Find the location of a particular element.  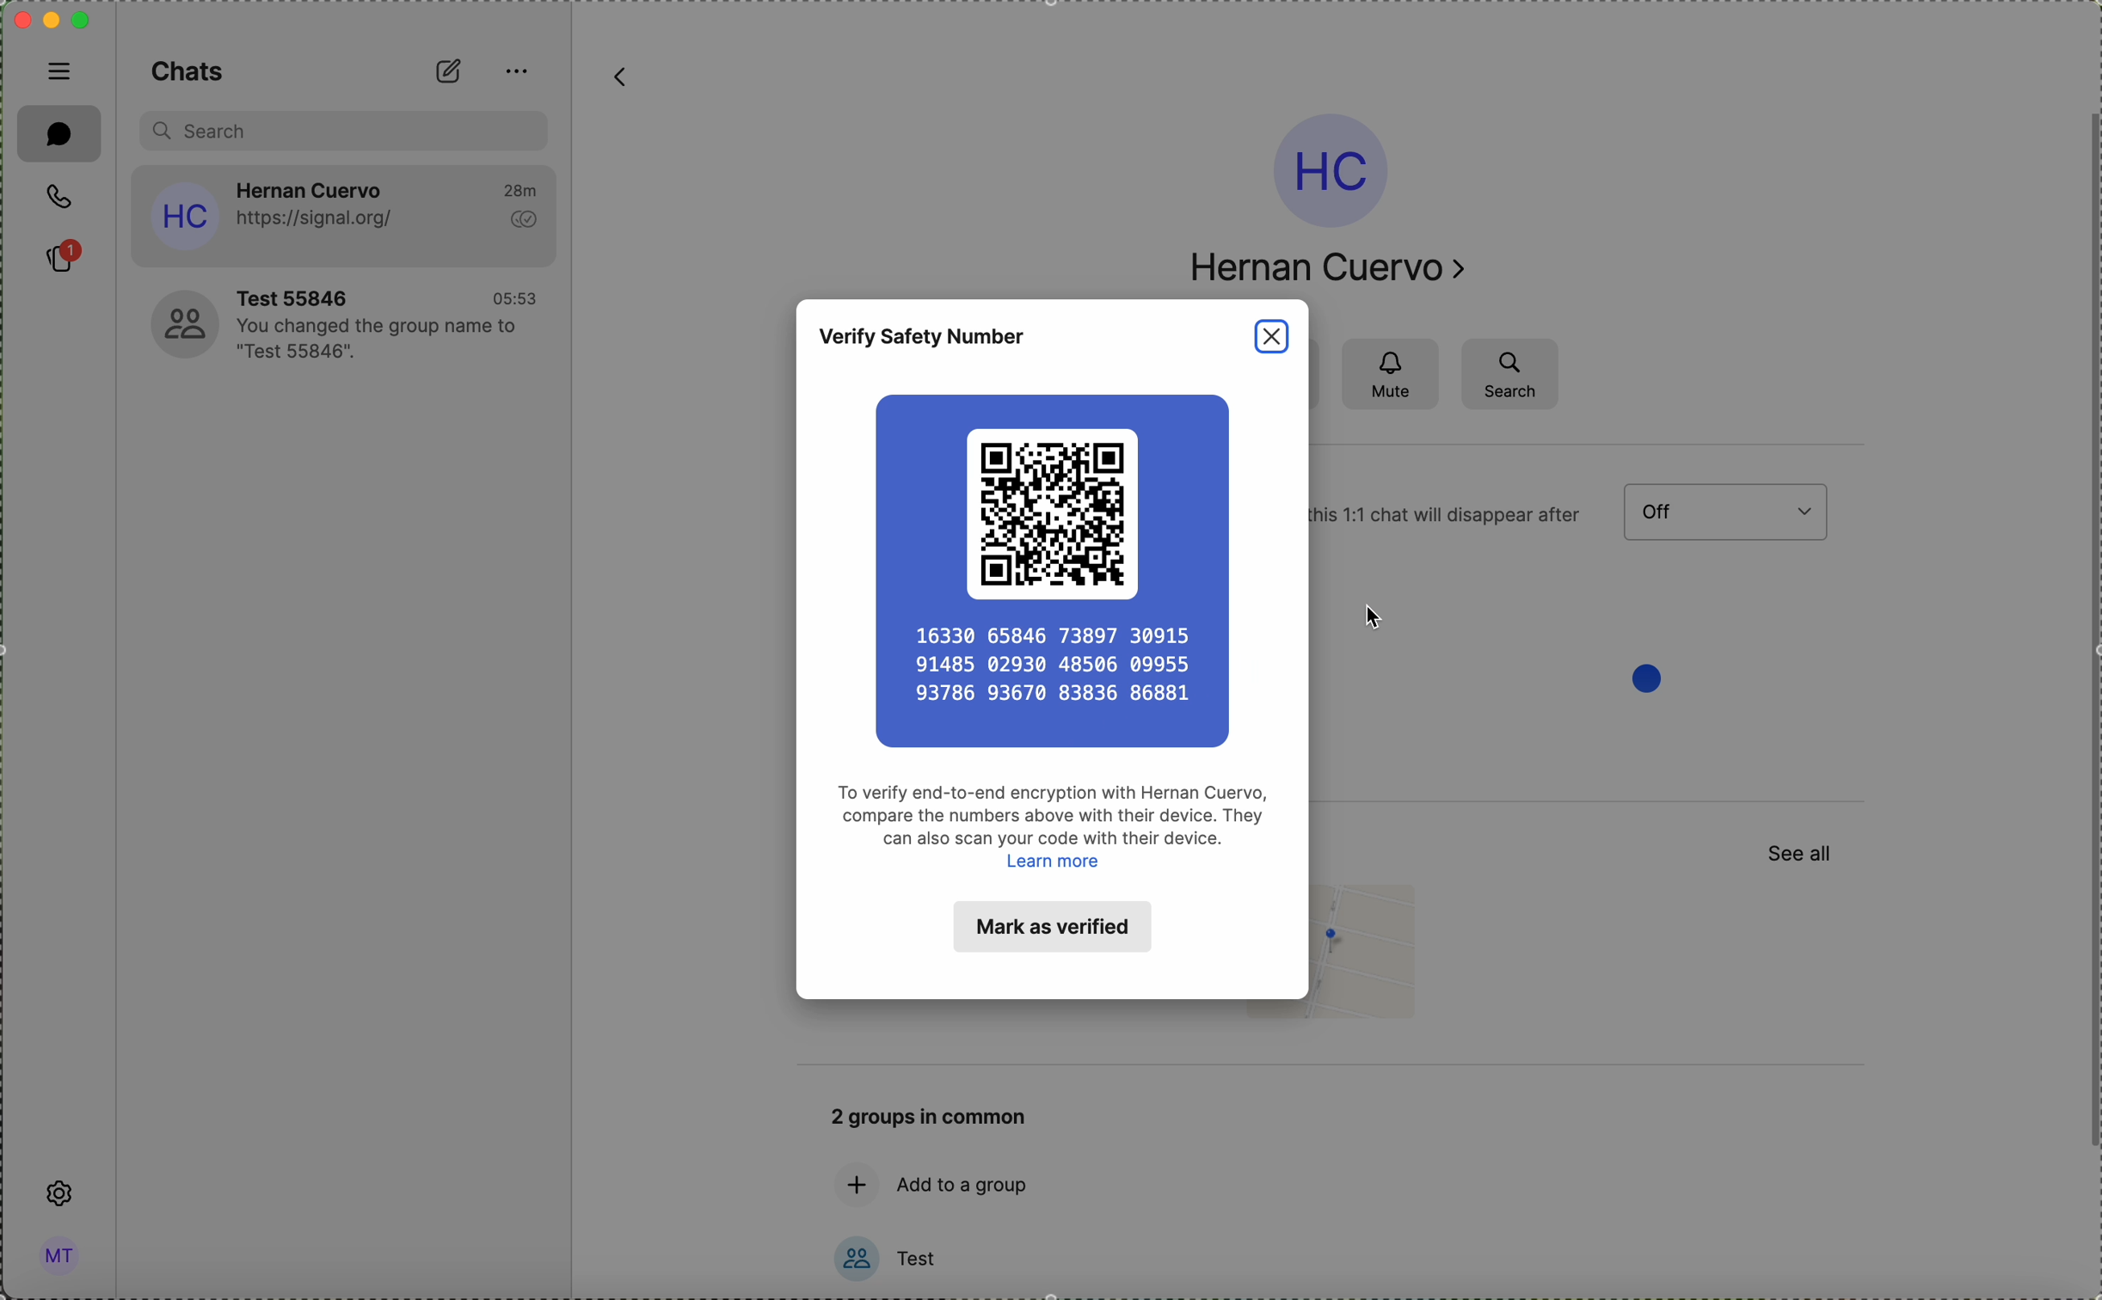

16330 65846 73897 30915
91485 02930 48506 09955
93786 93670 83836 86881 is located at coordinates (1055, 671).